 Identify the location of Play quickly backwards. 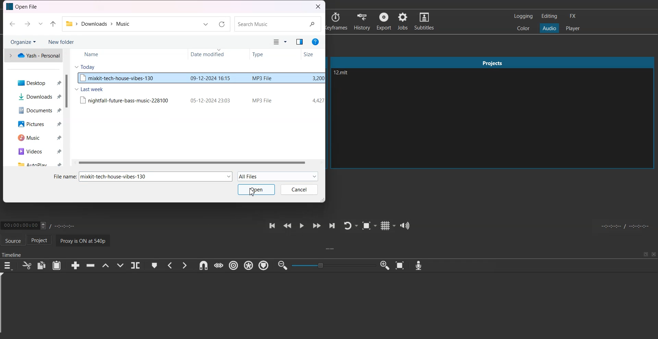
(287, 225).